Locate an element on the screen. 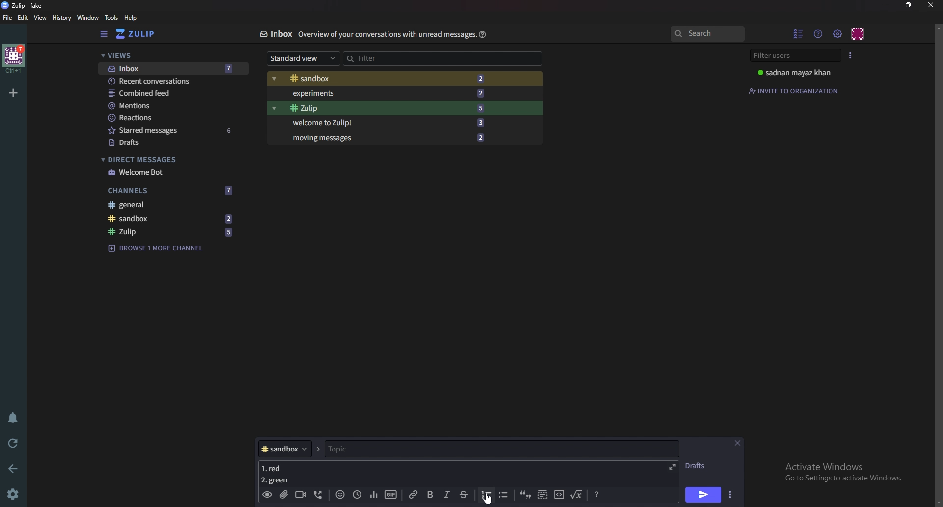 The height and width of the screenshot is (507, 943). bold is located at coordinates (429, 495).